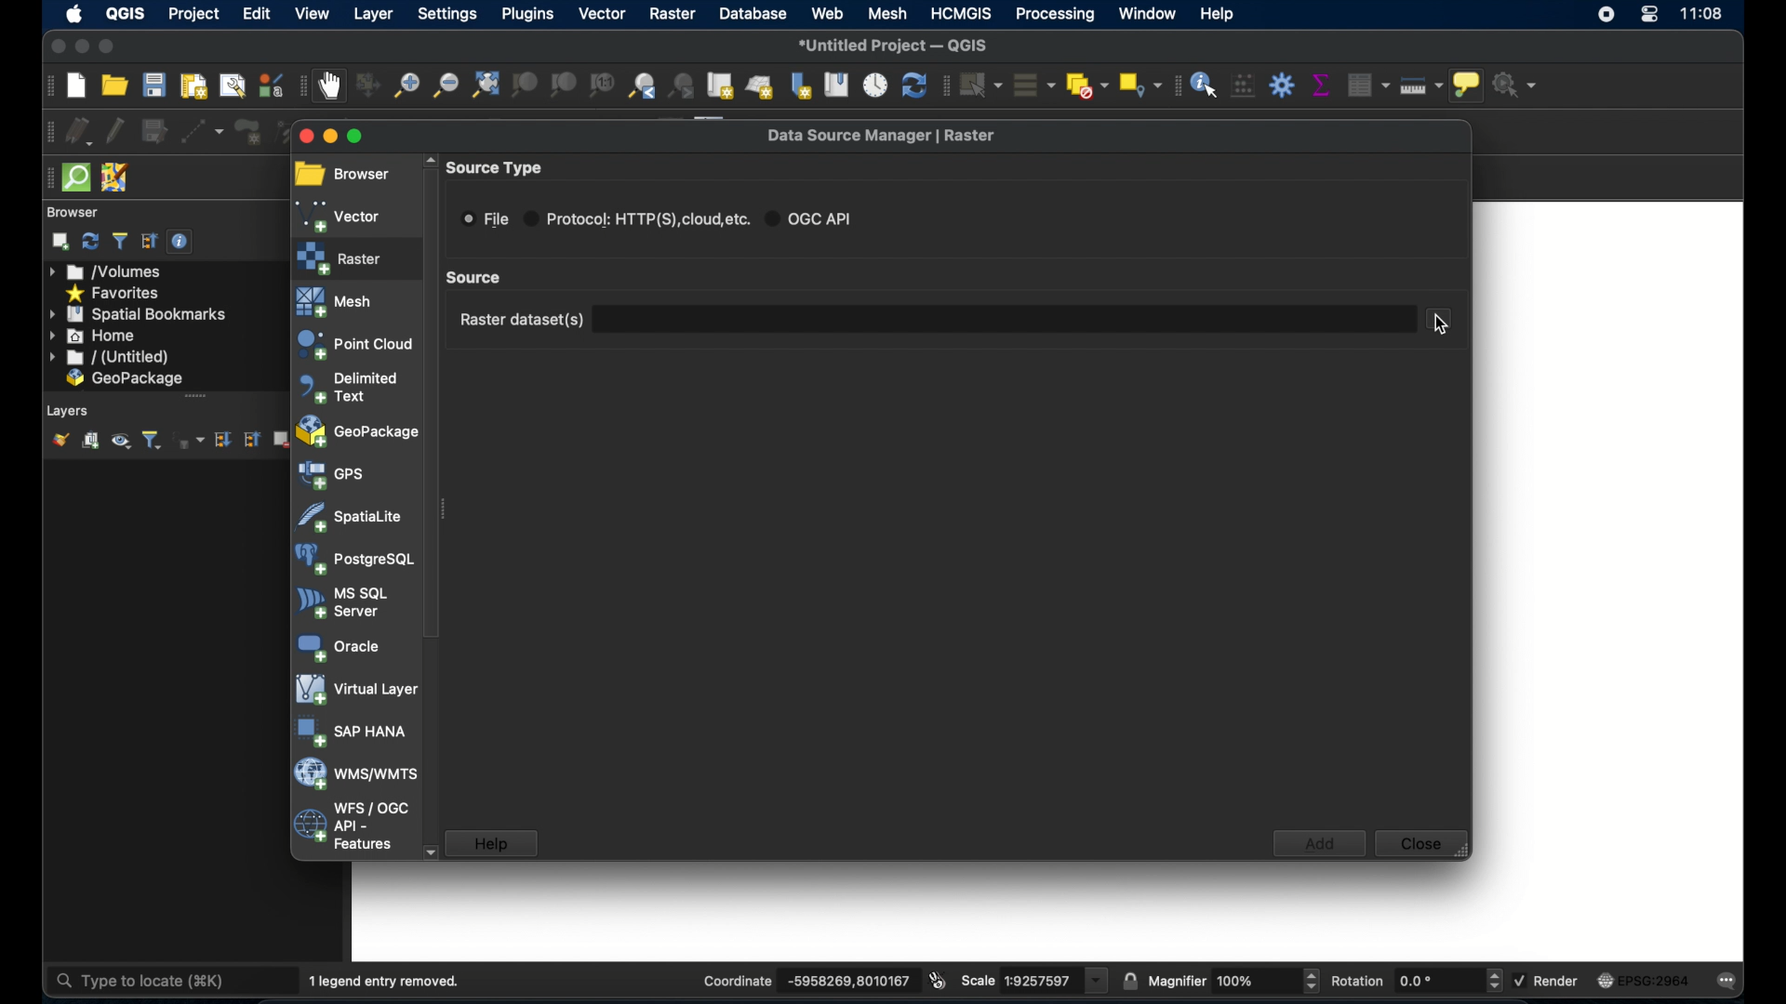  Describe the element at coordinates (116, 128) in the screenshot. I see `toggle editing` at that location.